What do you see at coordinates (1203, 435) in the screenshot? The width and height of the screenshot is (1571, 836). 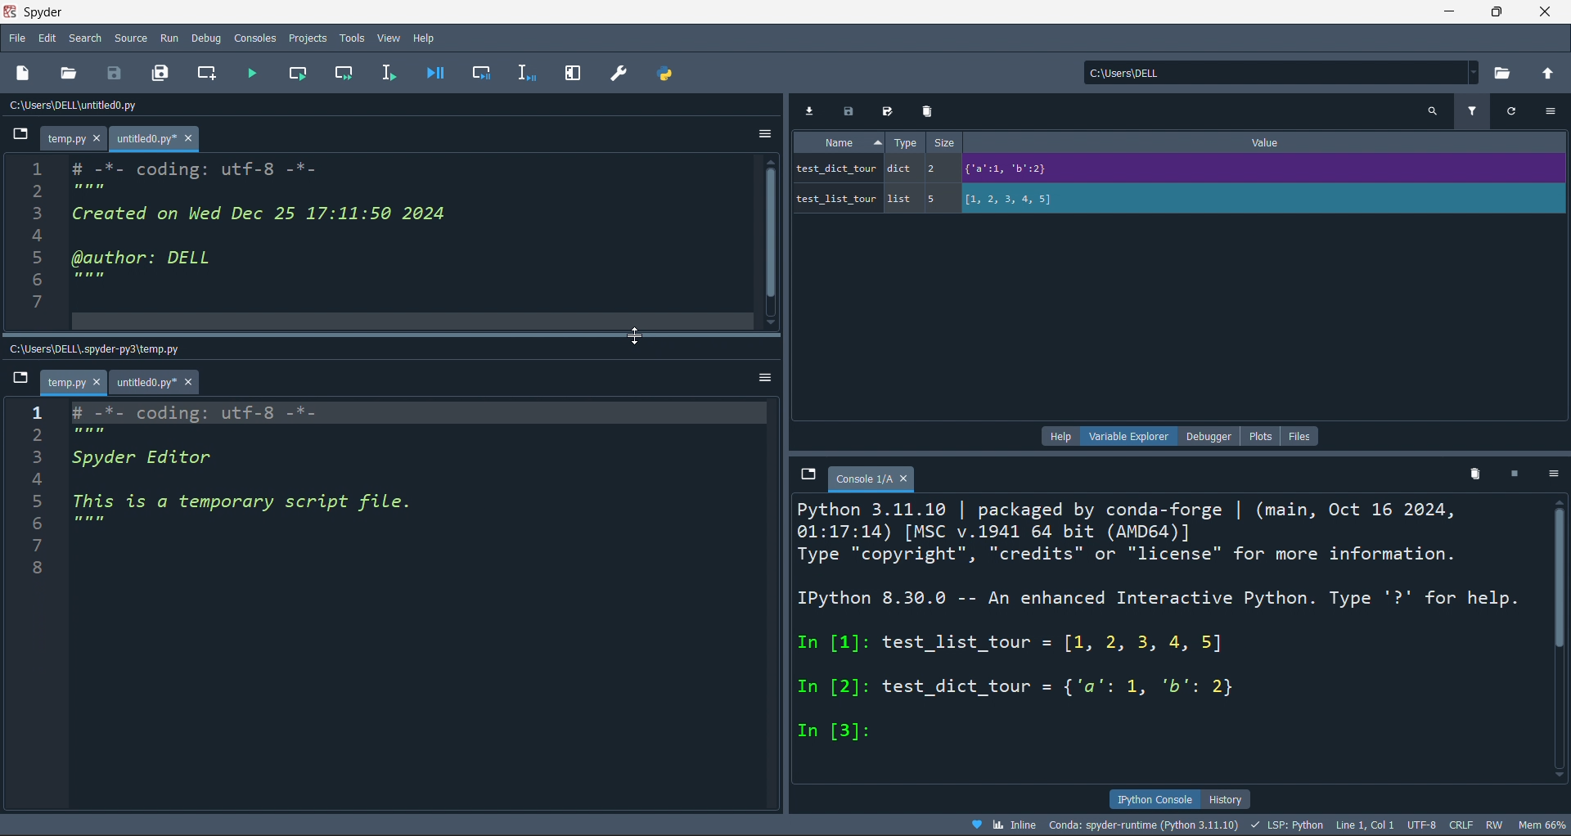 I see `debugger` at bounding box center [1203, 435].